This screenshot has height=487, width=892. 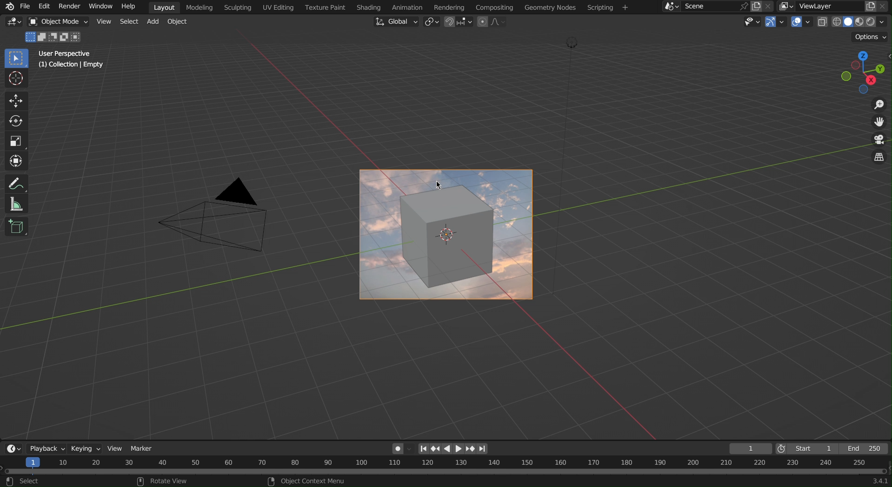 What do you see at coordinates (869, 36) in the screenshot?
I see `Options` at bounding box center [869, 36].